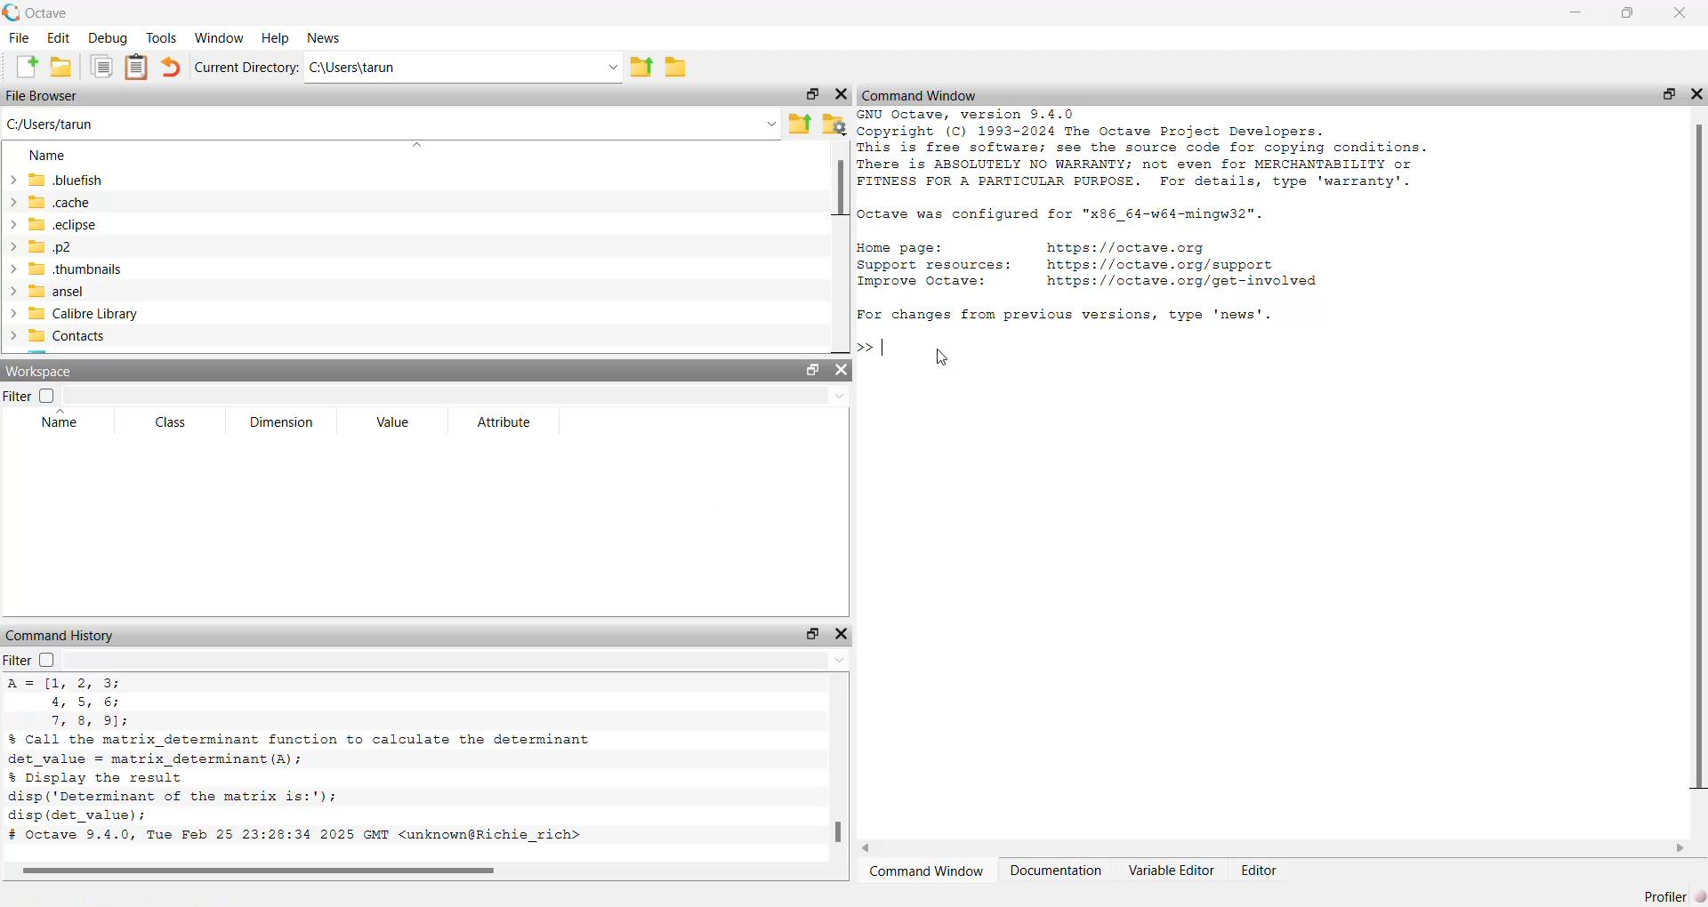 The height and width of the screenshot is (907, 1708). What do you see at coordinates (74, 314) in the screenshot?
I see `calibre library` at bounding box center [74, 314].